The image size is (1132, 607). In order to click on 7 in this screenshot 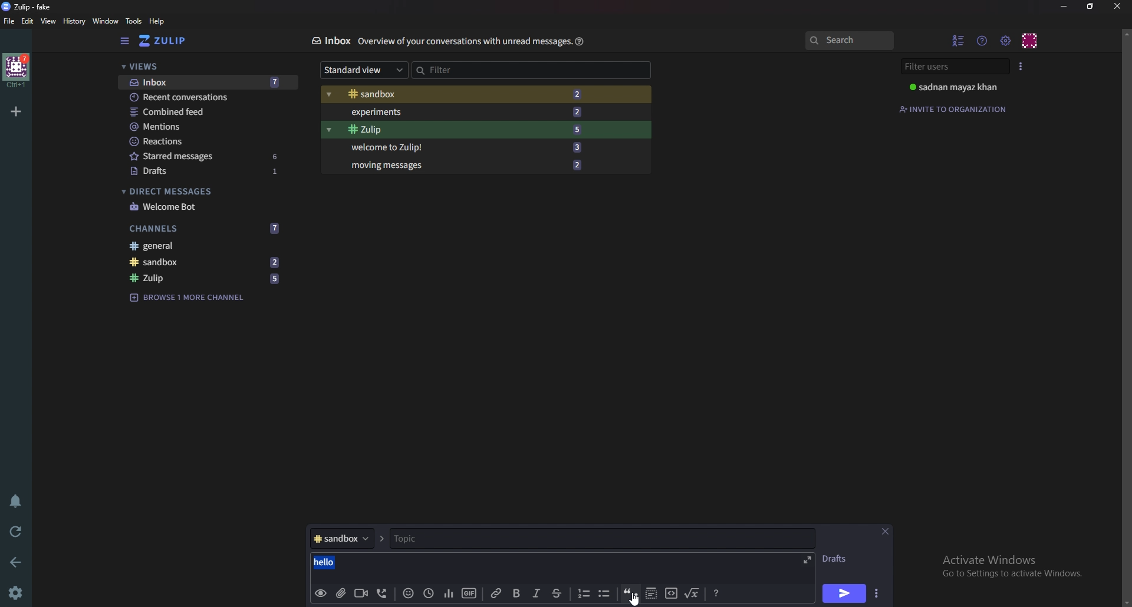, I will do `click(274, 228)`.